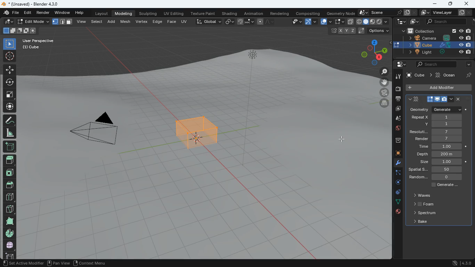 The height and width of the screenshot is (267, 475). Describe the element at coordinates (434, 38) in the screenshot. I see `camera` at that location.